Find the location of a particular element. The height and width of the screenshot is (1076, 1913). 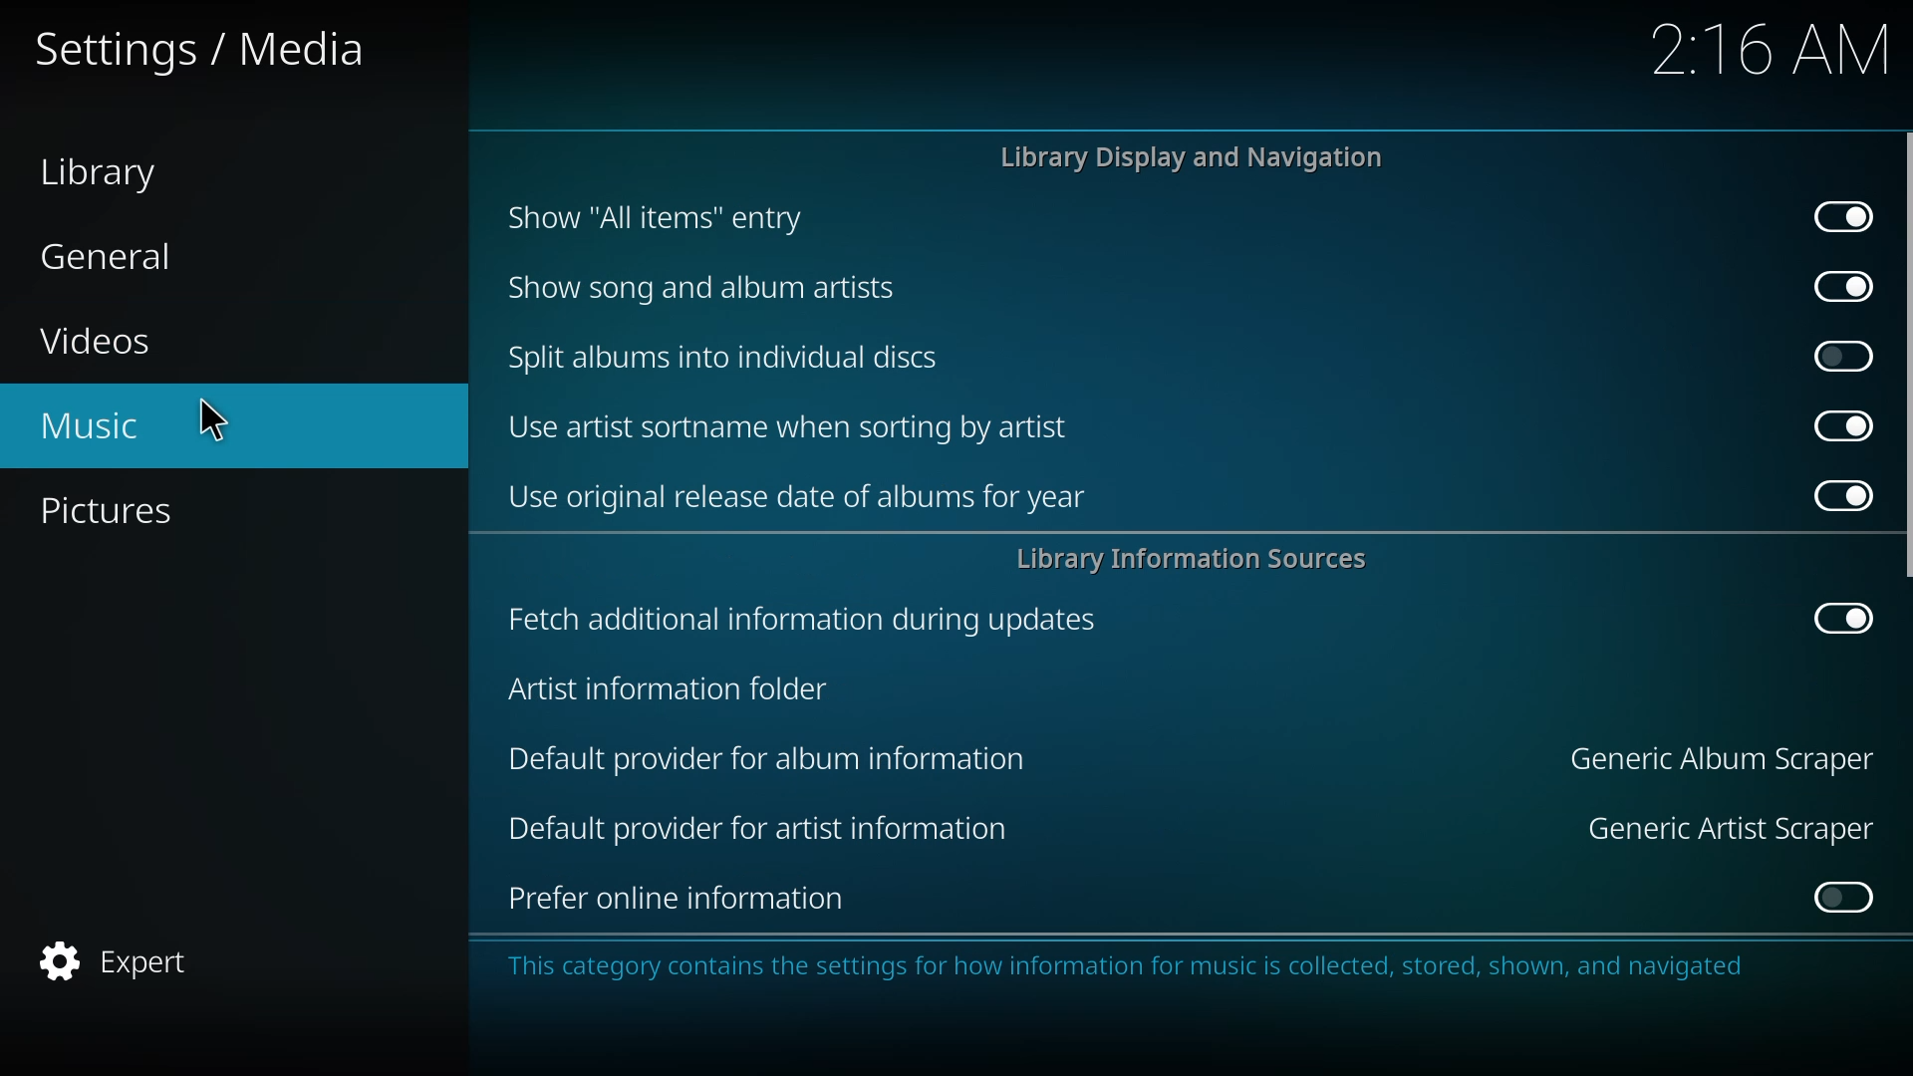

enabled is located at coordinates (1841, 899).